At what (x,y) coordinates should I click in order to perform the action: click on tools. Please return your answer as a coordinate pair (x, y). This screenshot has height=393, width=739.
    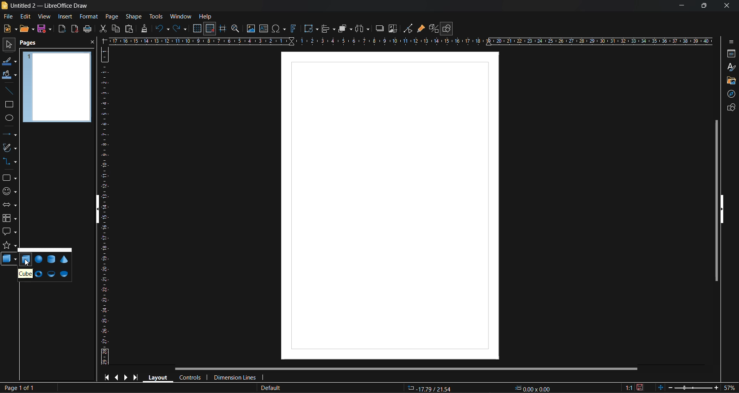
    Looking at the image, I should click on (156, 16).